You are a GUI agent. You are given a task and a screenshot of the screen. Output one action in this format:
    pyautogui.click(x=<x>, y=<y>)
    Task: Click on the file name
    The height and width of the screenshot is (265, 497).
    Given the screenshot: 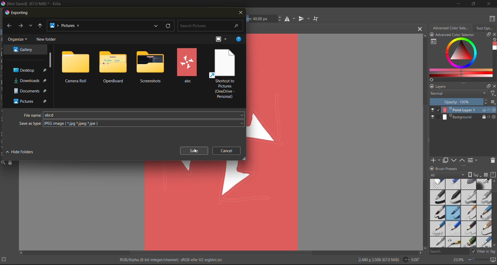 What is the action you would take?
    pyautogui.click(x=143, y=114)
    